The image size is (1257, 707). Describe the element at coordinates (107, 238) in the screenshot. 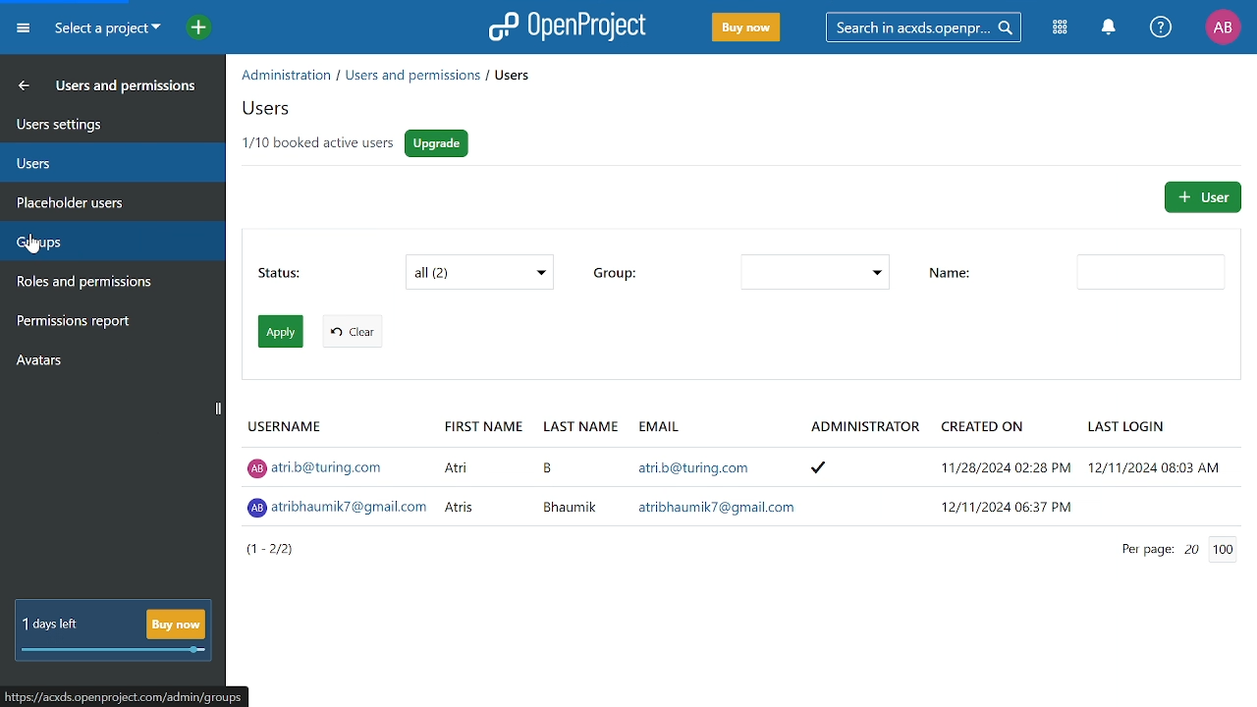

I see `Groups` at that location.